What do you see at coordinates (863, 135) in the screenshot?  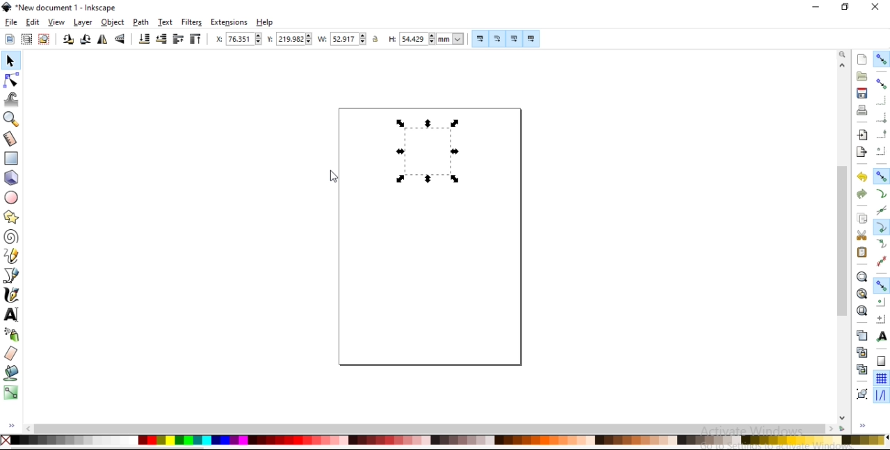 I see `import a bitmap` at bounding box center [863, 135].